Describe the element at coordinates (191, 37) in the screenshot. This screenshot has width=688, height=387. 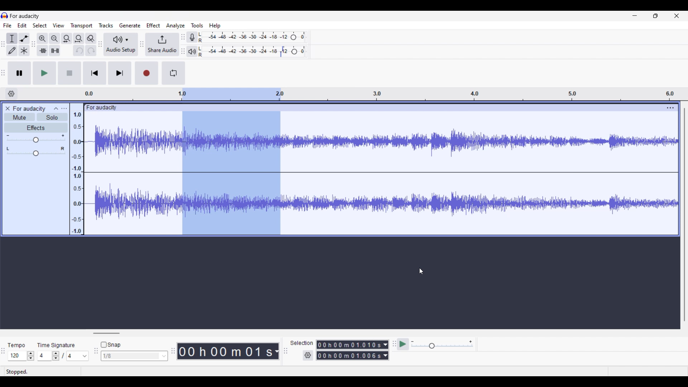
I see `Record meter` at that location.